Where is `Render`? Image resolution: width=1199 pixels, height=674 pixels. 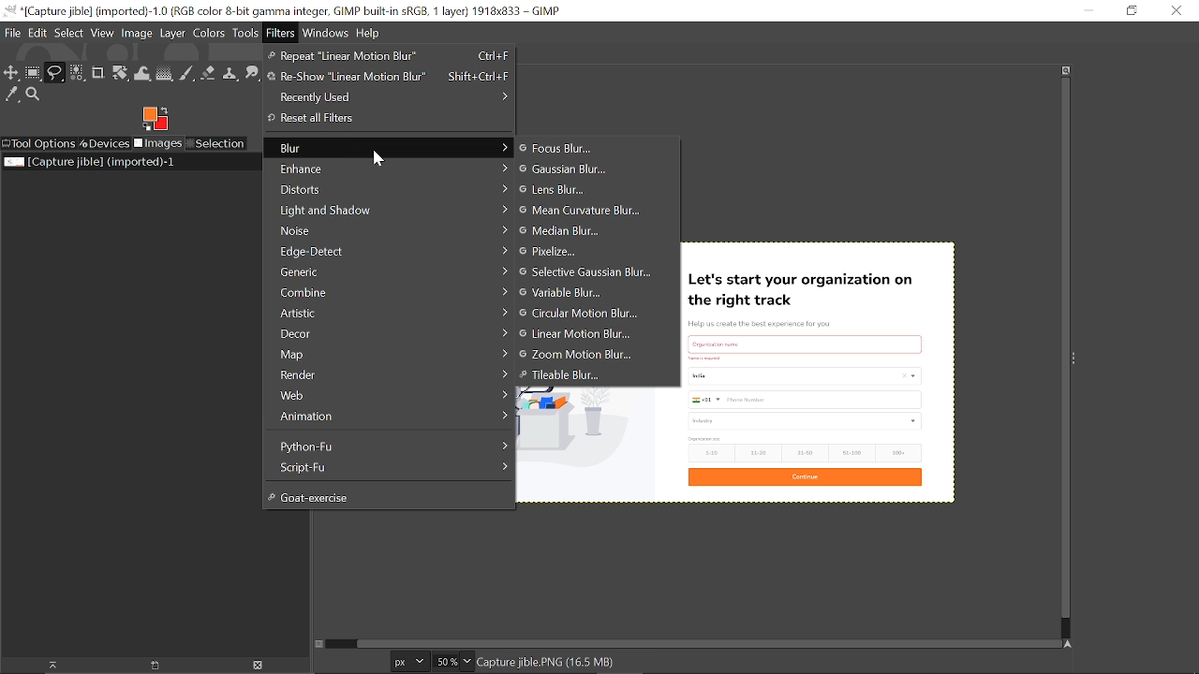
Render is located at coordinates (389, 375).